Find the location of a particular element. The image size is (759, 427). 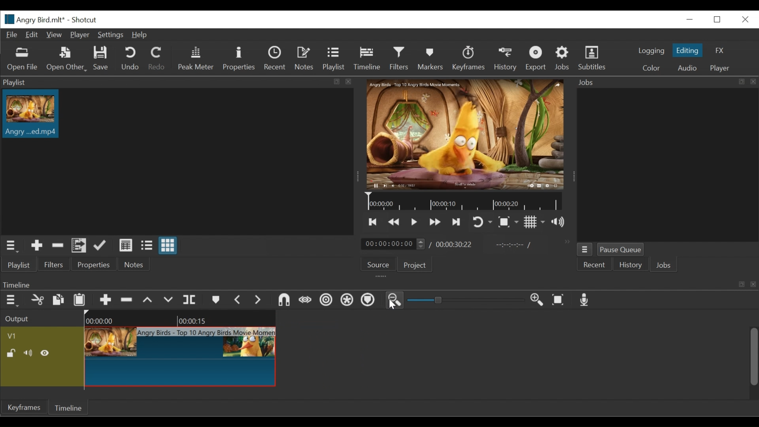

Add the playlist to is located at coordinates (79, 246).